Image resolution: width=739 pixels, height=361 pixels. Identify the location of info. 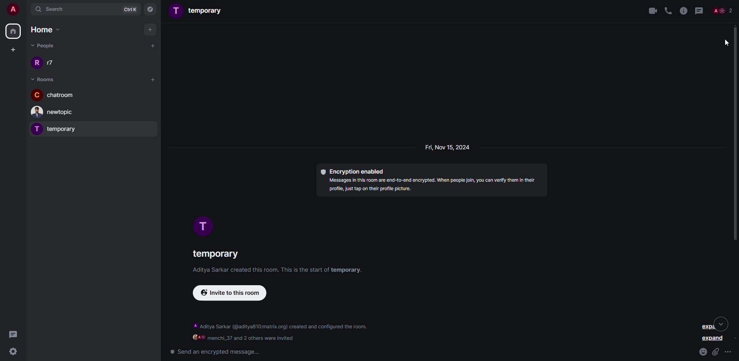
(683, 10).